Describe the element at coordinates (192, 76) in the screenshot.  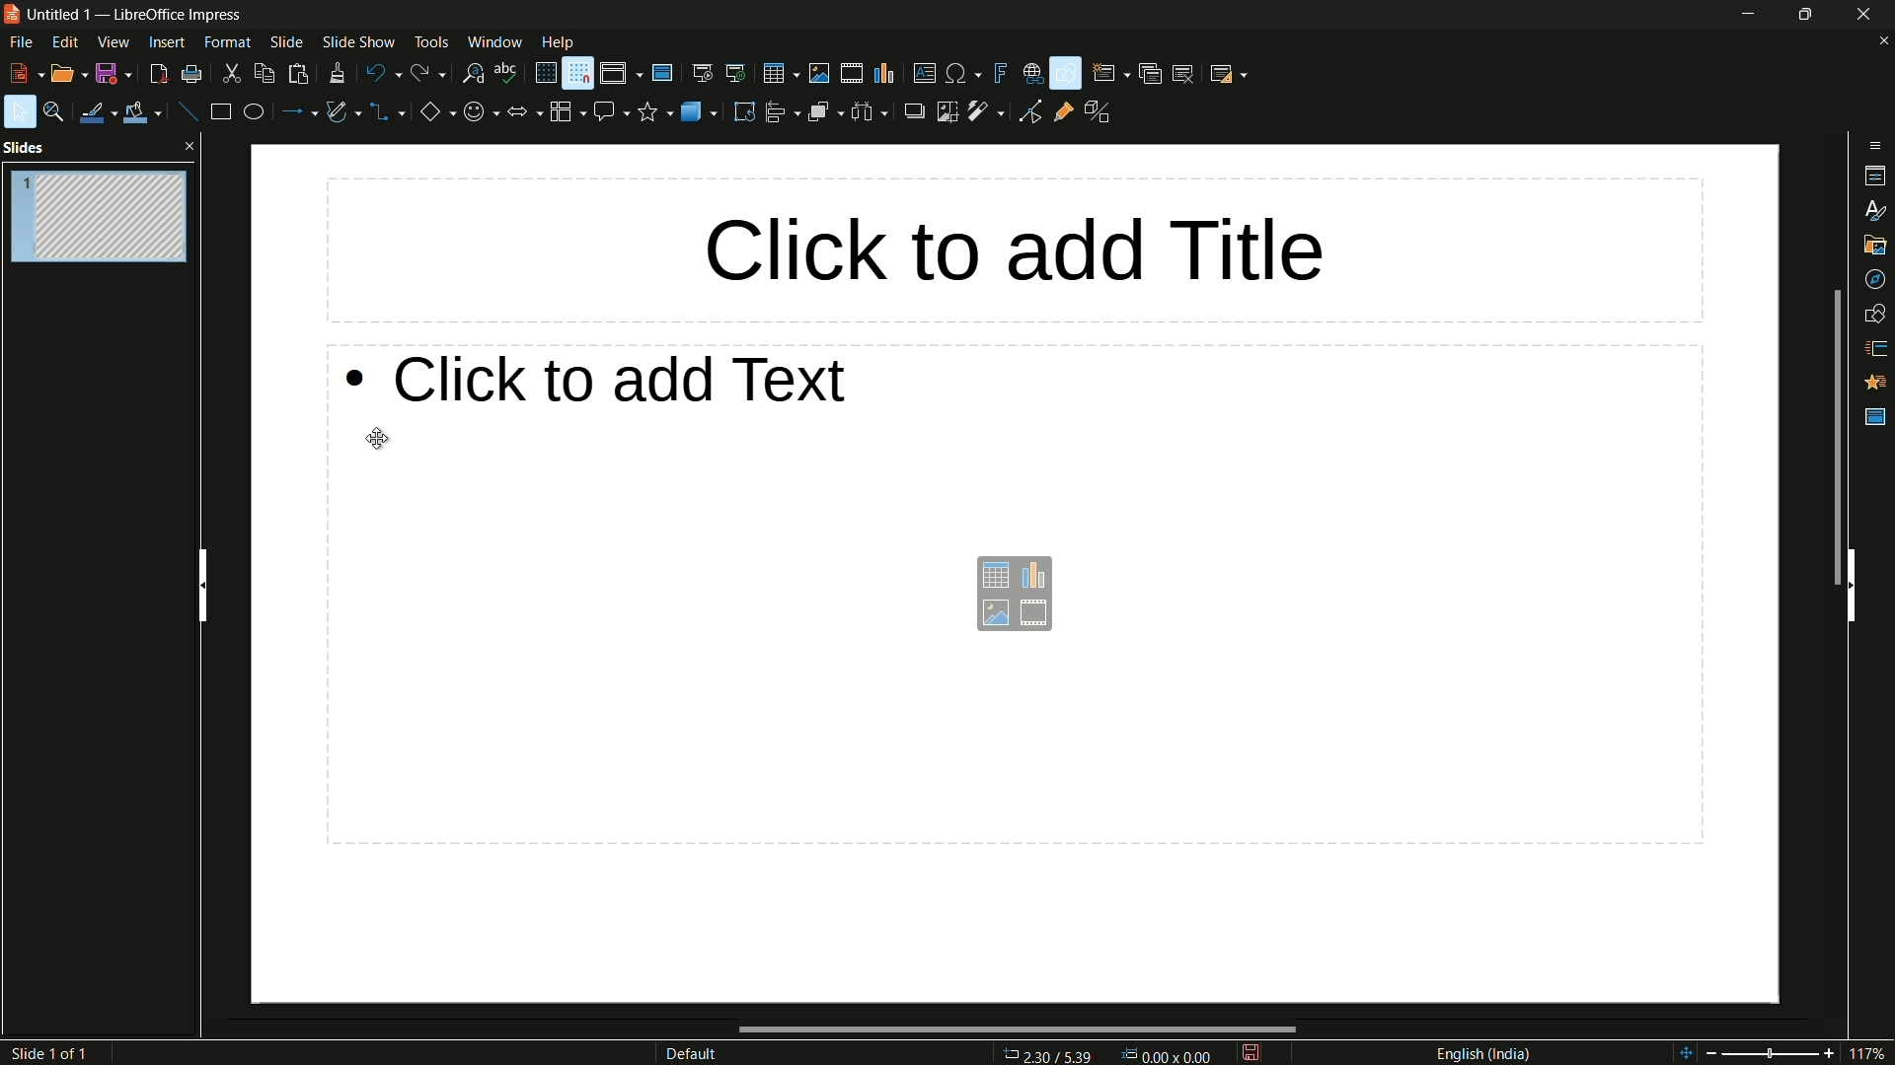
I see `print` at that location.